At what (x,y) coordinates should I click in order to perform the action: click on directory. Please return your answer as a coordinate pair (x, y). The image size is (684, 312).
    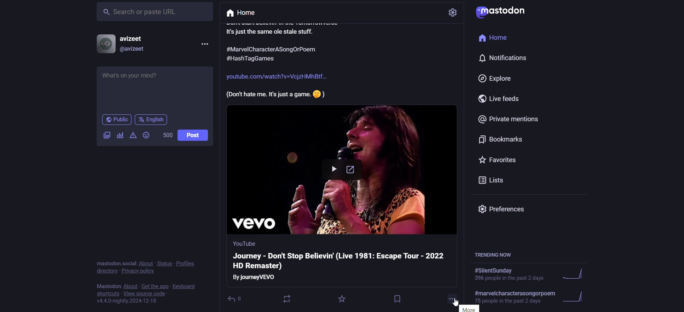
    Looking at the image, I should click on (107, 271).